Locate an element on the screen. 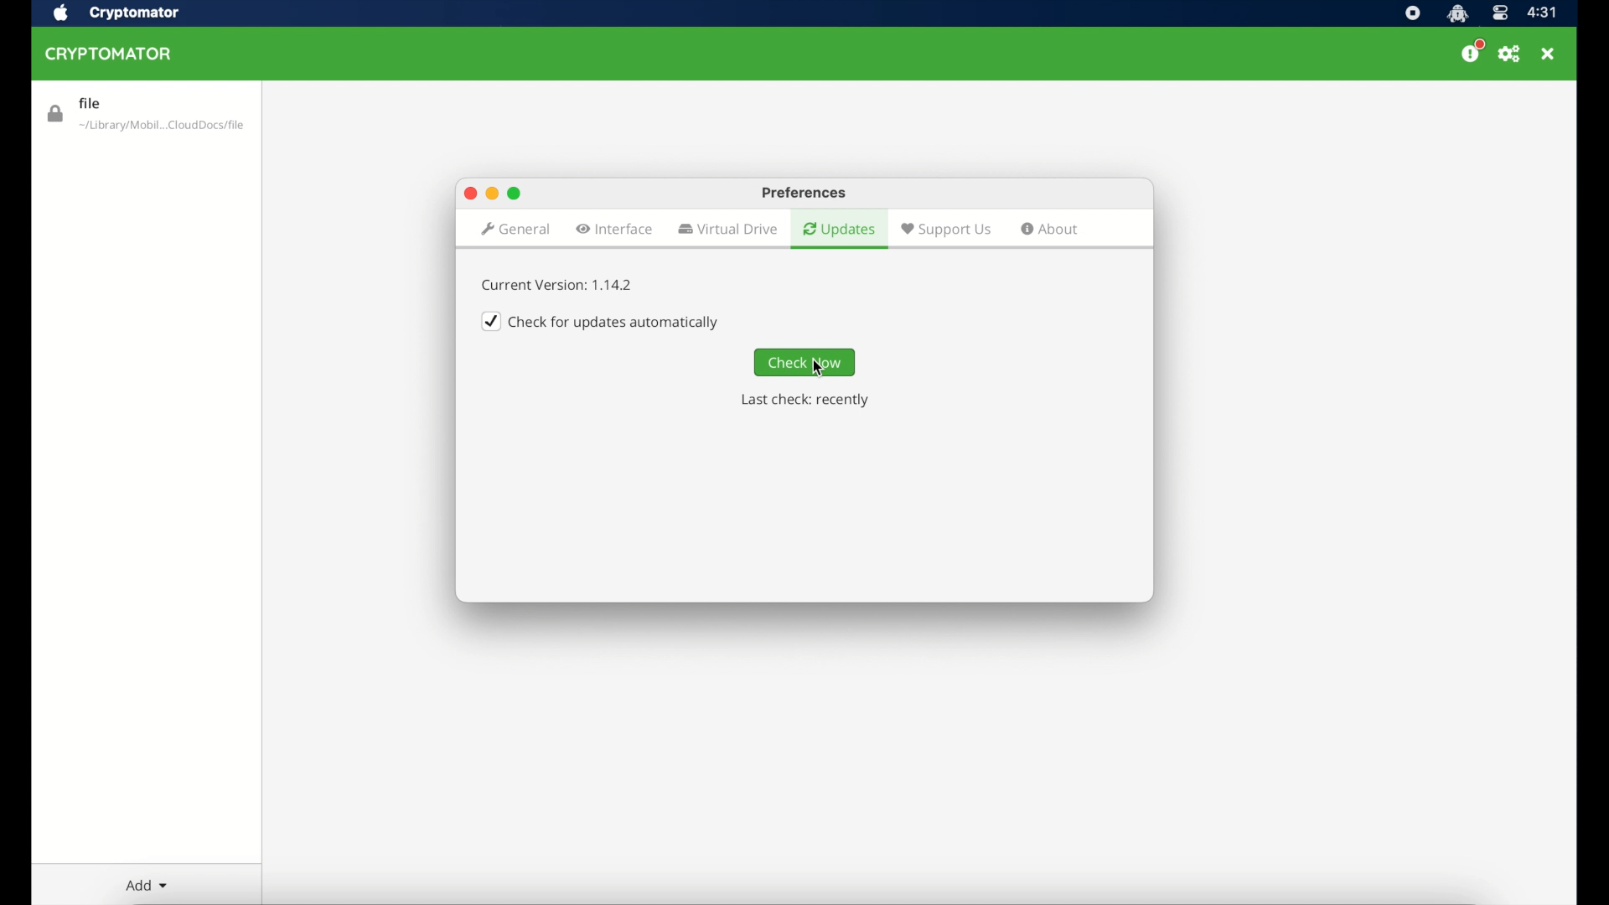 This screenshot has height=905, width=1609. minimize is located at coordinates (492, 194).